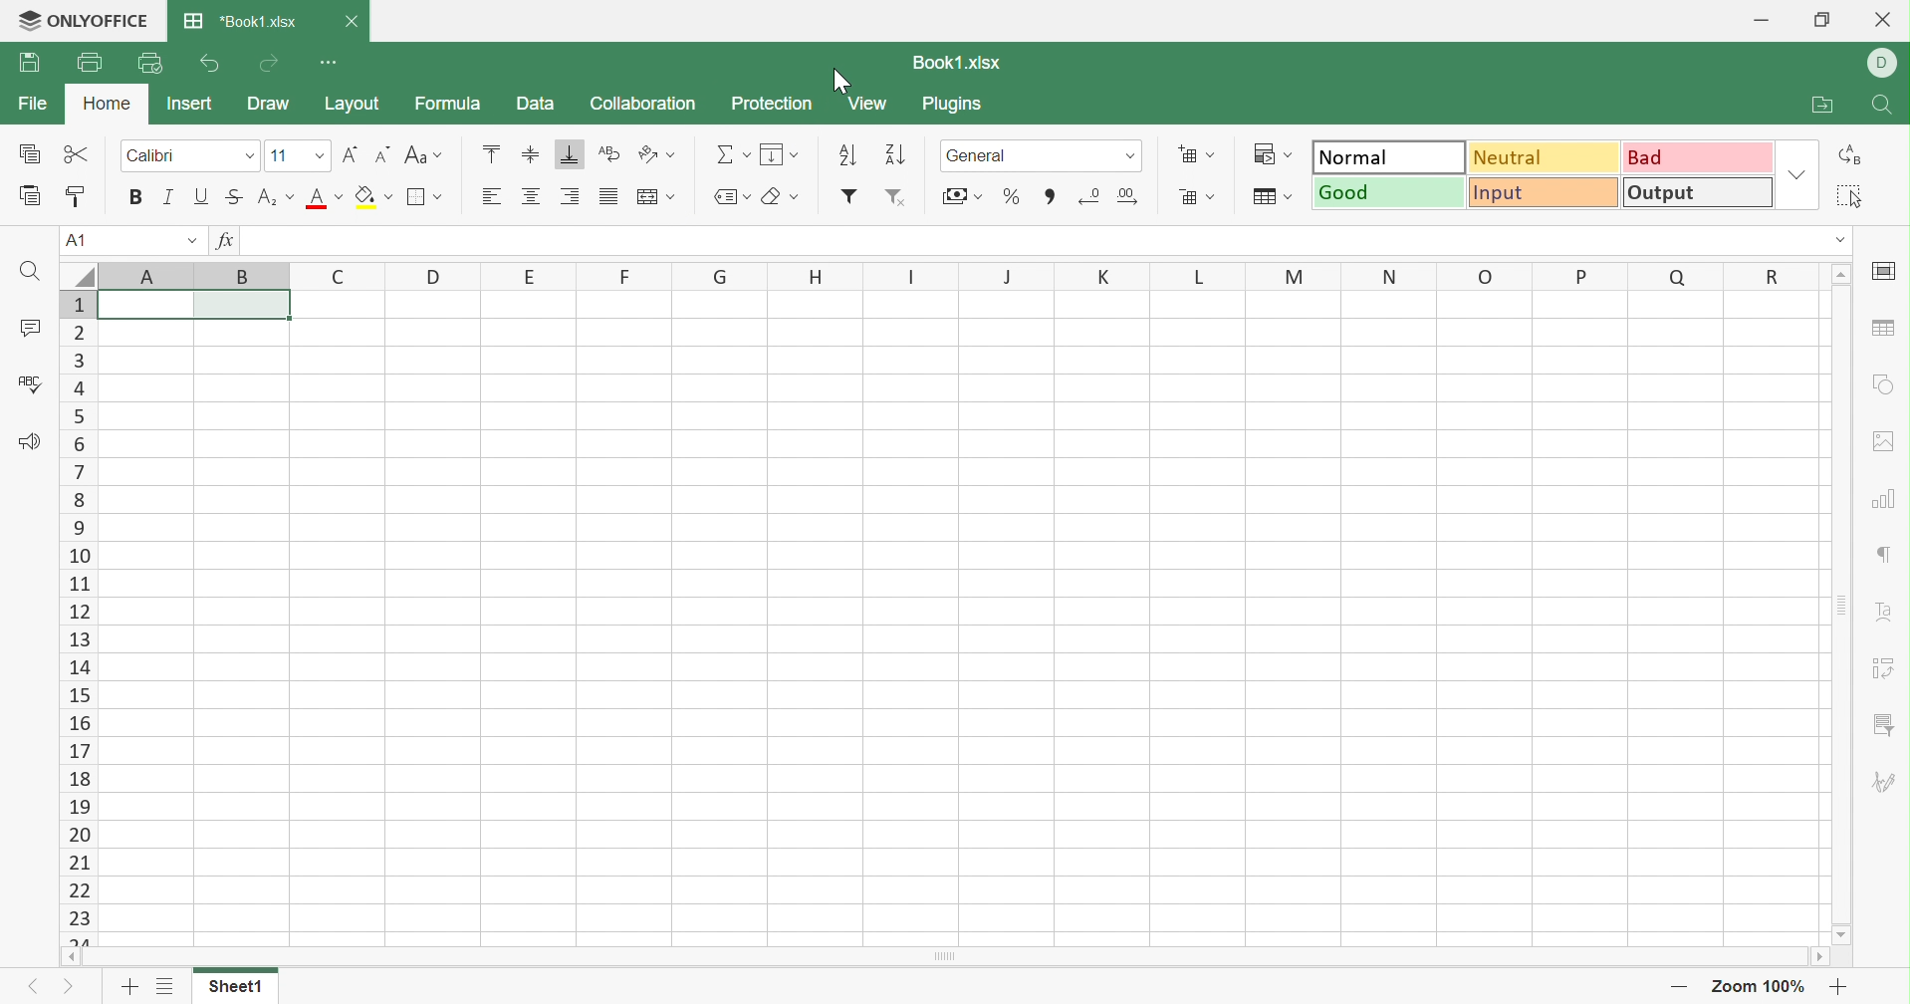 The height and width of the screenshot is (1004, 1910). What do you see at coordinates (567, 155) in the screenshot?
I see `Align Bottom` at bounding box center [567, 155].